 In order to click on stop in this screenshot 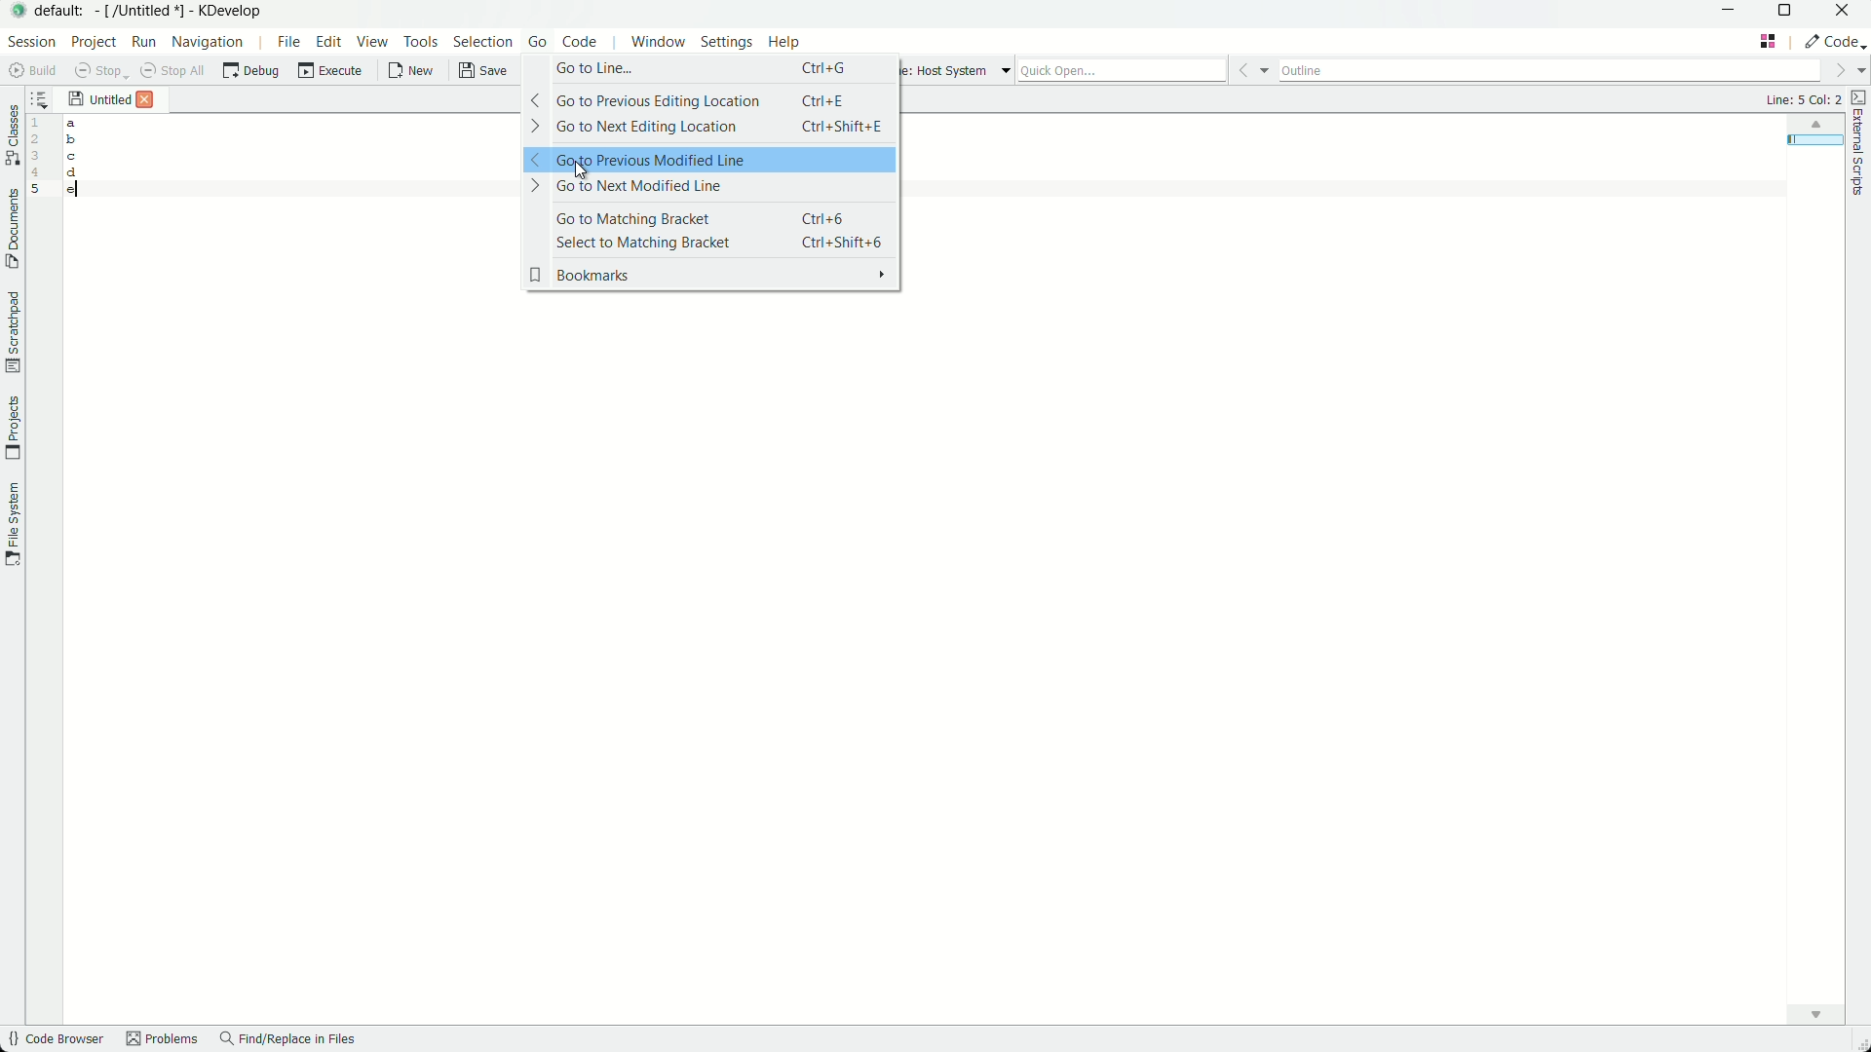, I will do `click(95, 72)`.